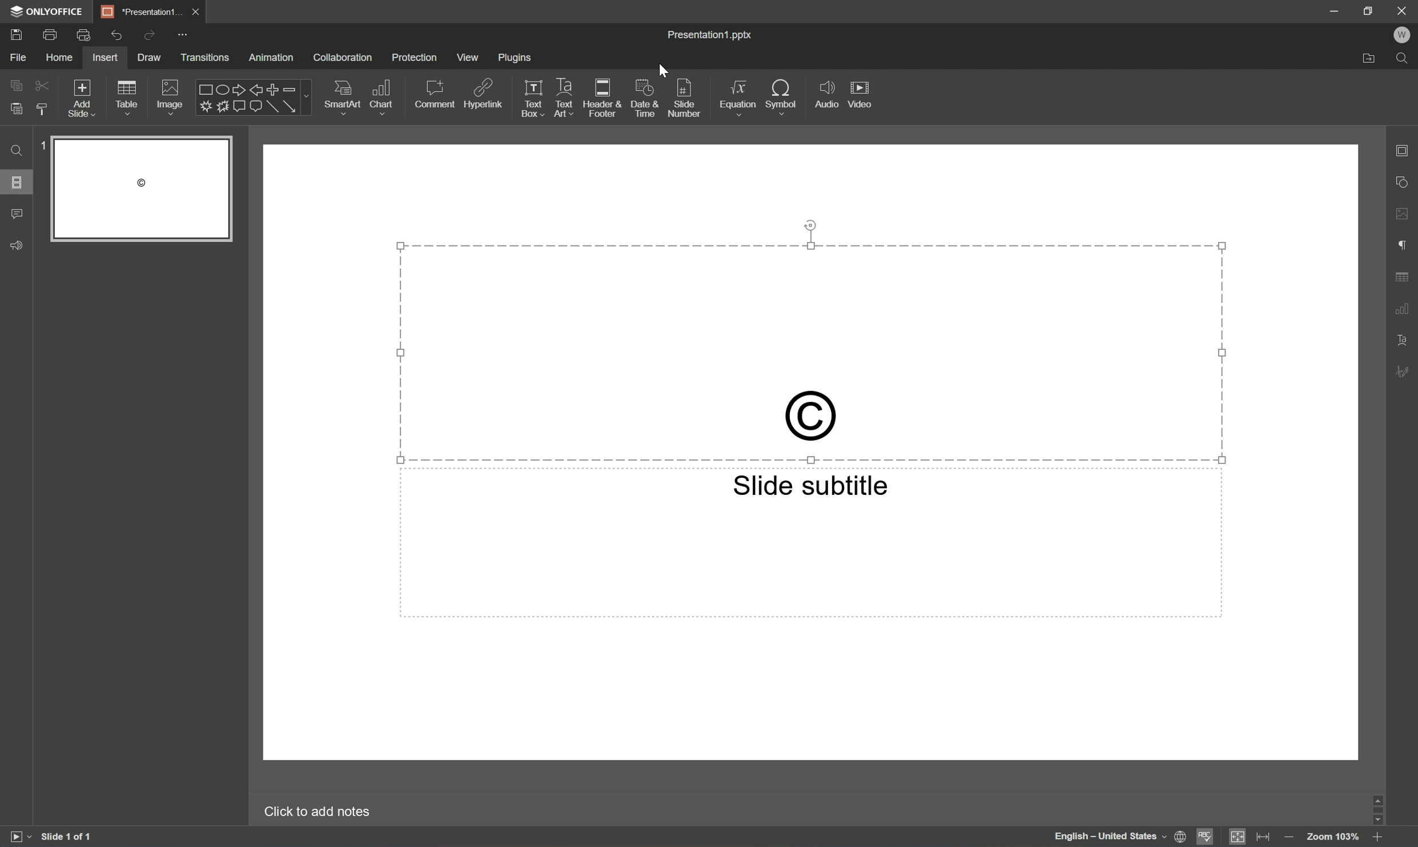 This screenshot has width=1418, height=847. What do you see at coordinates (1376, 838) in the screenshot?
I see `Zoom in` at bounding box center [1376, 838].